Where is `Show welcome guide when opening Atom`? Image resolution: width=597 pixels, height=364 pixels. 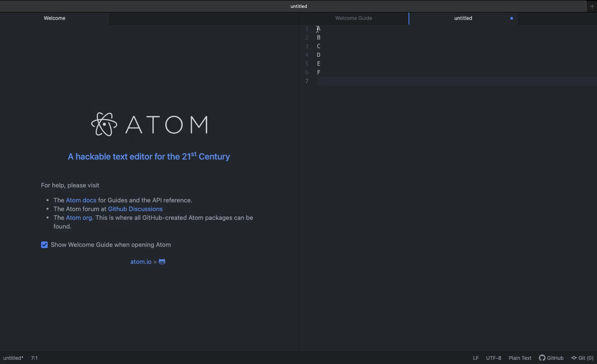 Show welcome guide when opening Atom is located at coordinates (110, 243).